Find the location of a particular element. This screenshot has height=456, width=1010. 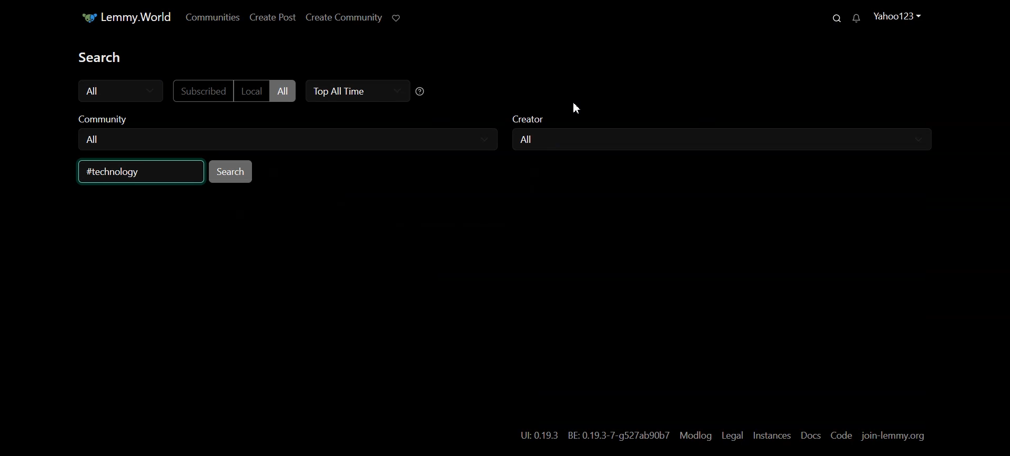

#technology is located at coordinates (120, 171).